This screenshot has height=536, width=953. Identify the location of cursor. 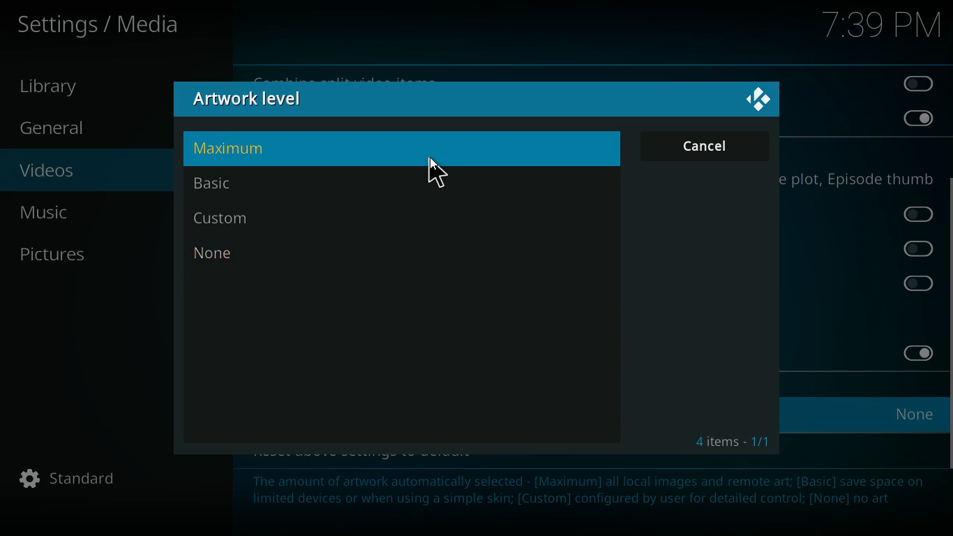
(437, 174).